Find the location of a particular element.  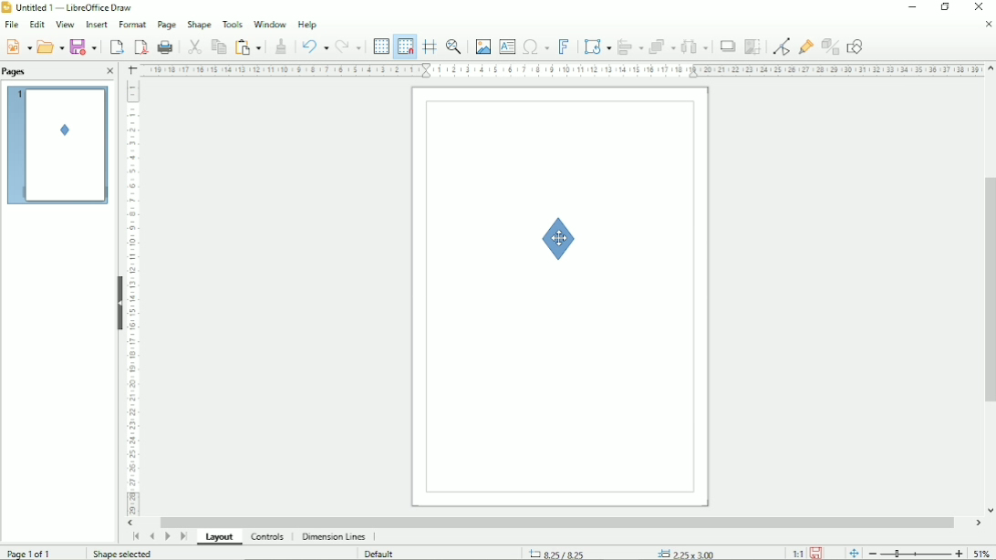

New is located at coordinates (17, 46).